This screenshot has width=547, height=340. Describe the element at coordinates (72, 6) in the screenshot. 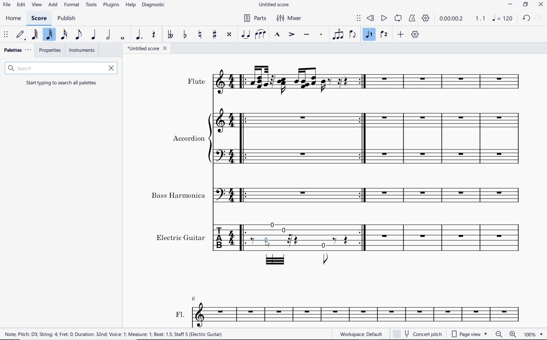

I see `format` at that location.